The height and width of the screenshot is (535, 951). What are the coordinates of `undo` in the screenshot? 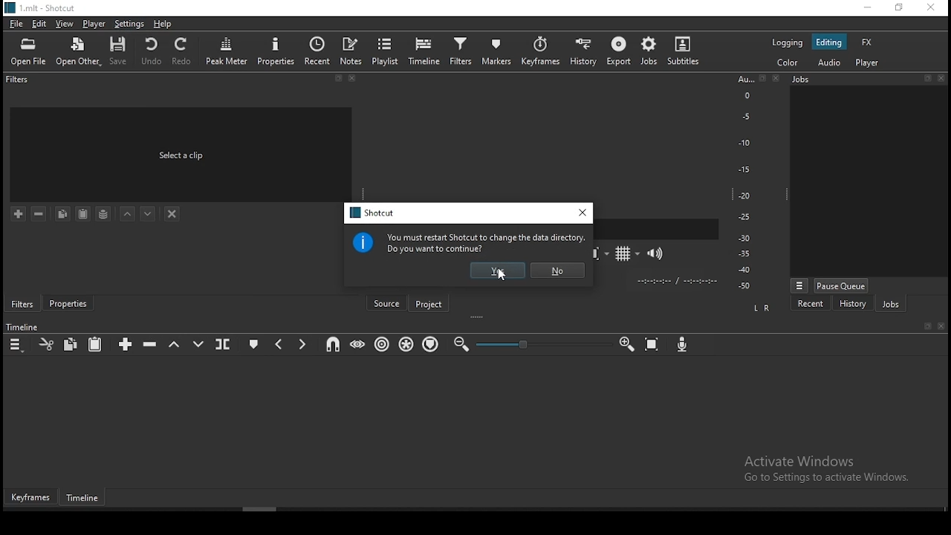 It's located at (152, 51).